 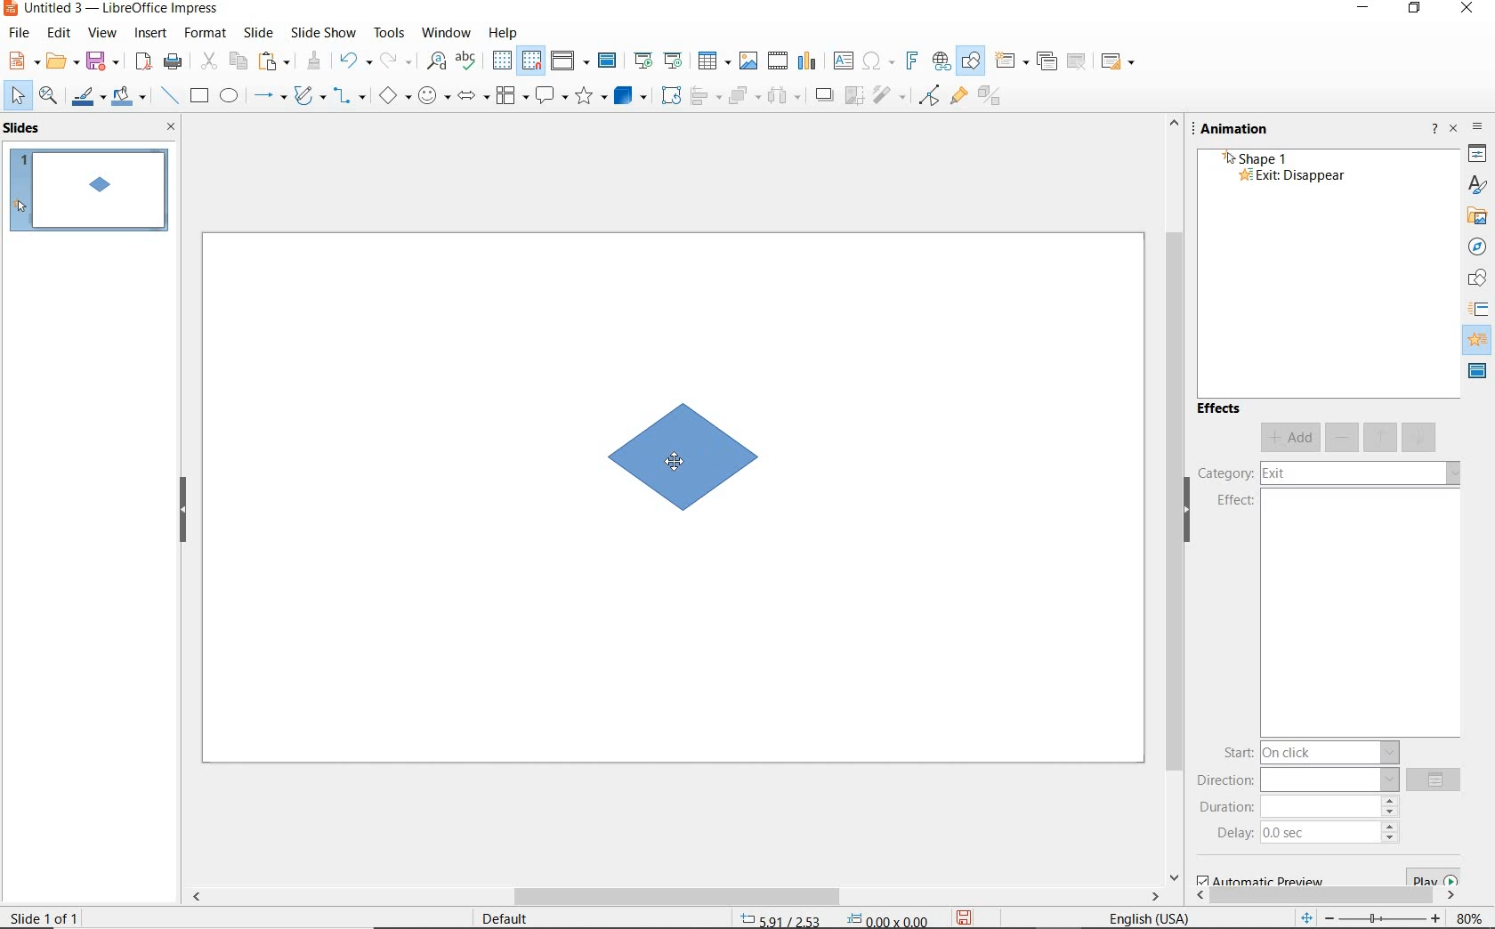 What do you see at coordinates (47, 915) in the screenshot?
I see `slide 1 of 1` at bounding box center [47, 915].